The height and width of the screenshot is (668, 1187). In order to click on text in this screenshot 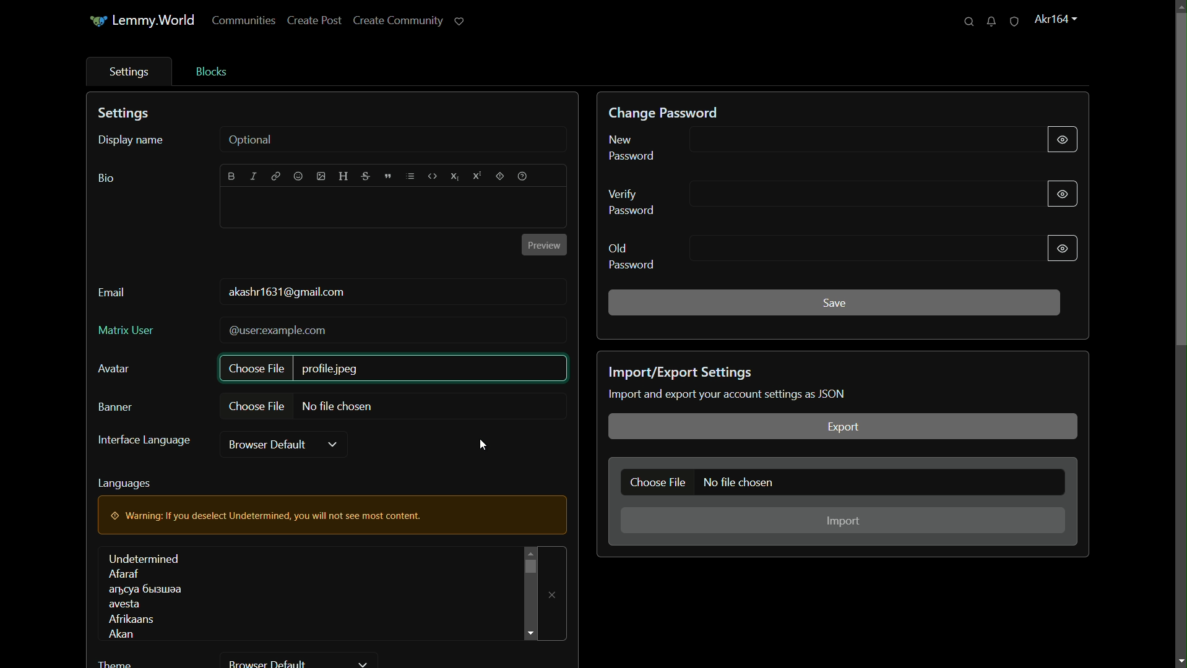, I will do `click(729, 394)`.